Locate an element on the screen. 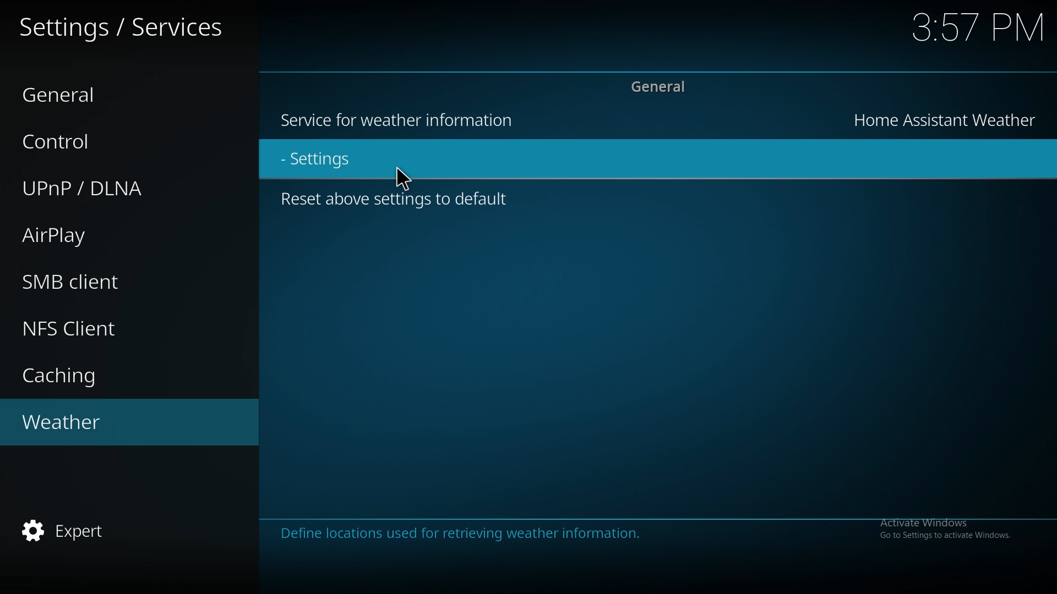  caching is located at coordinates (113, 373).